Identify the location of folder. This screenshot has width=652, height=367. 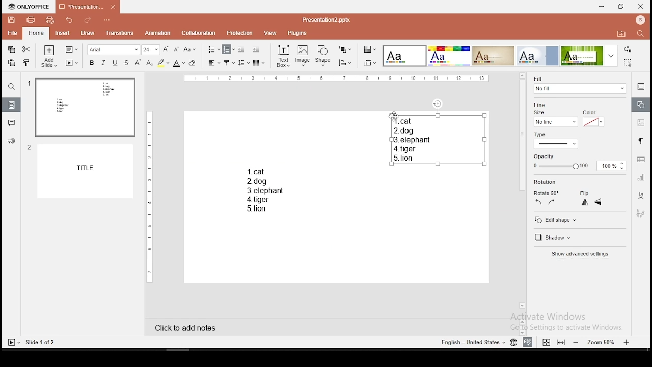
(621, 33).